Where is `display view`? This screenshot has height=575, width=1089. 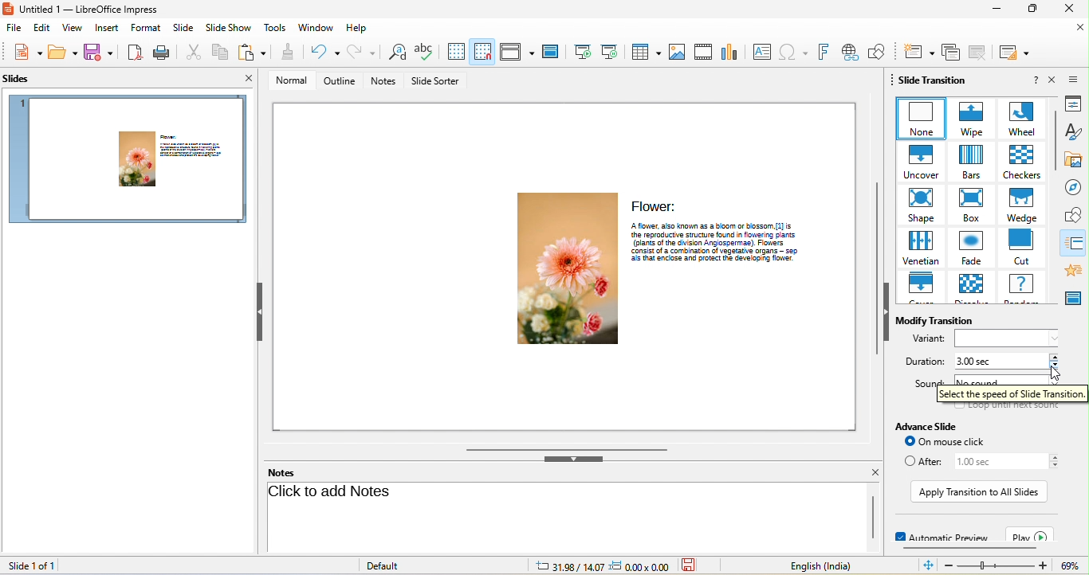
display view is located at coordinates (517, 52).